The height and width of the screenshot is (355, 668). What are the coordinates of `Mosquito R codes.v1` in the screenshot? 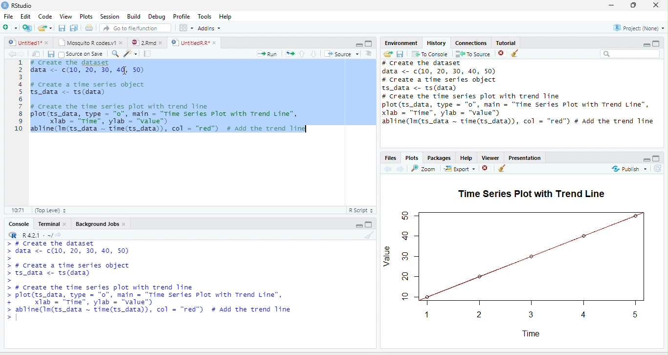 It's located at (86, 43).